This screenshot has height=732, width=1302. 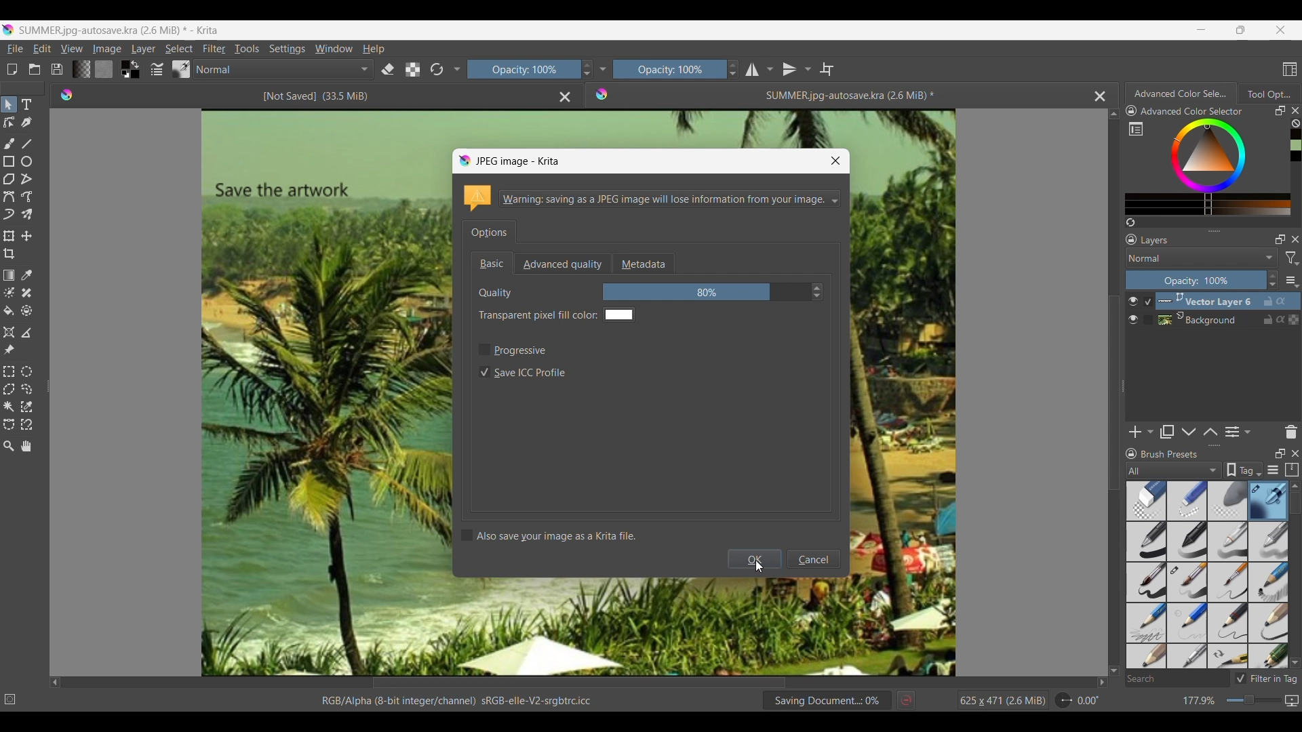 What do you see at coordinates (456, 701) in the screenshot?
I see `File details` at bounding box center [456, 701].